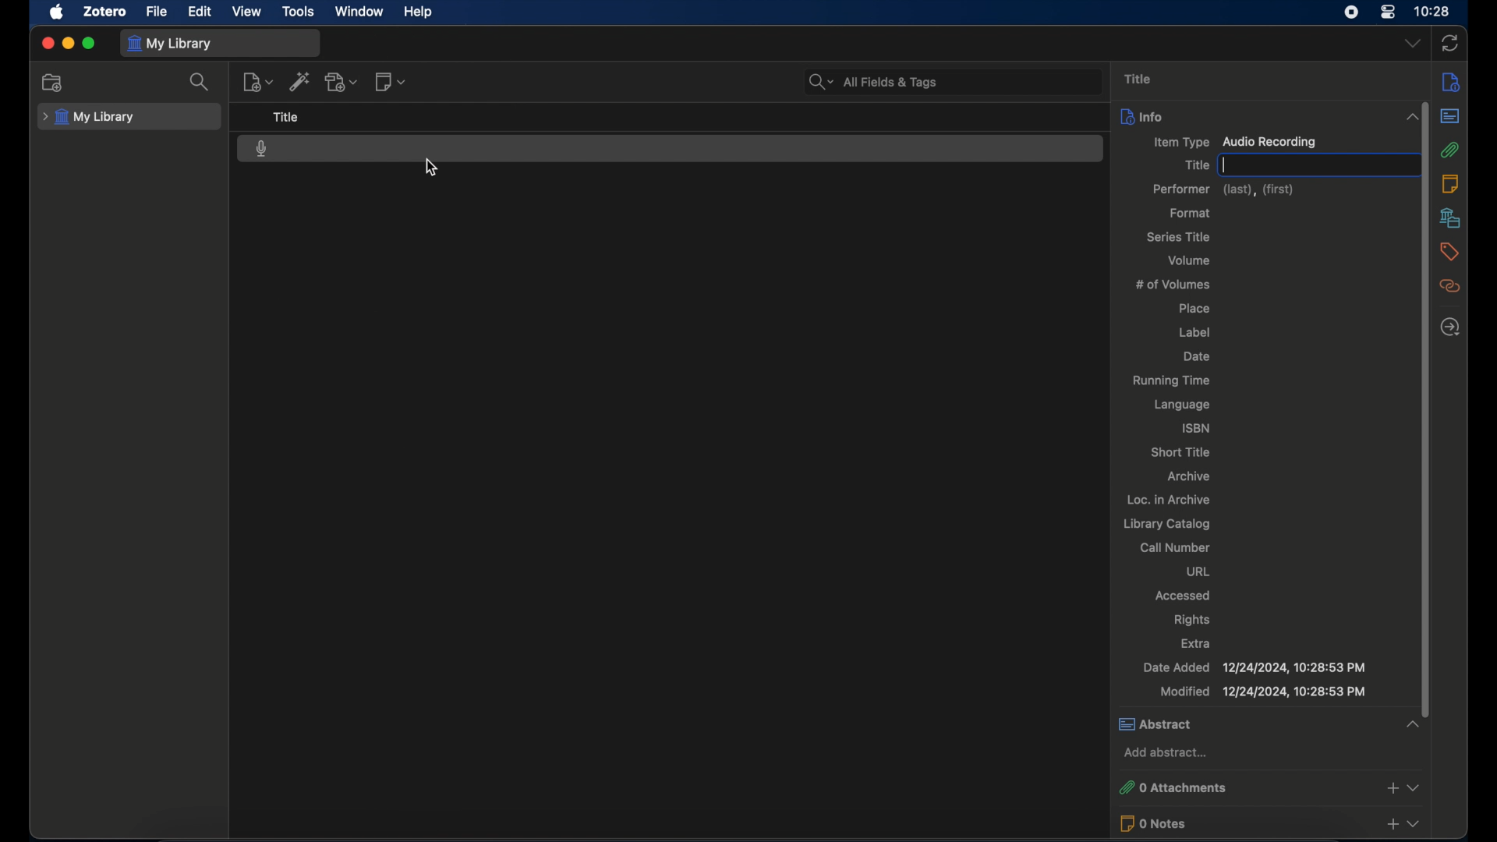  I want to click on dropdown, so click(1412, 44).